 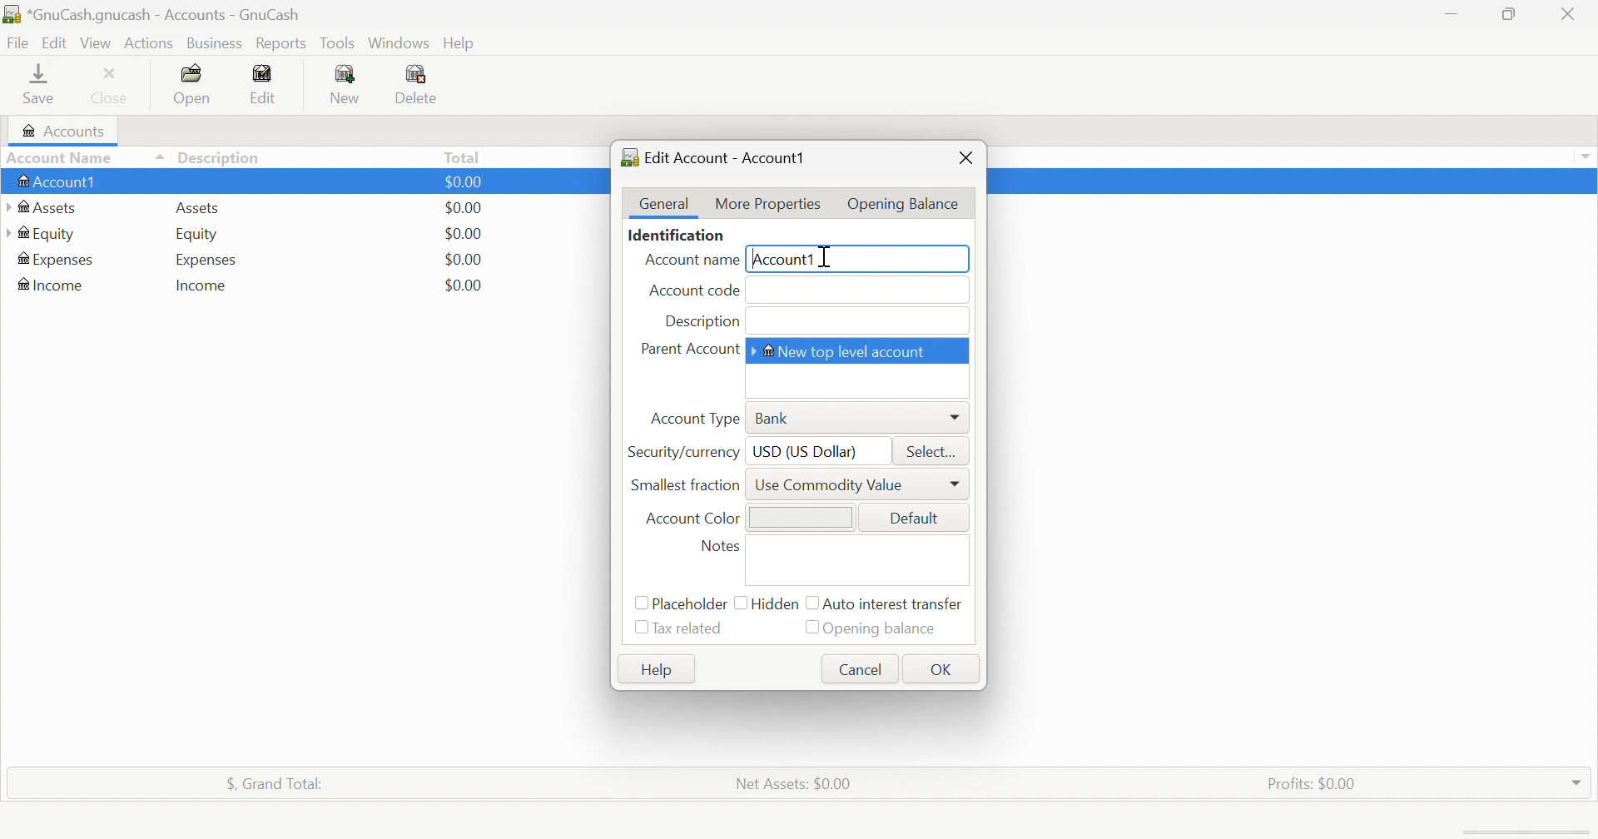 What do you see at coordinates (346, 85) in the screenshot?
I see `New` at bounding box center [346, 85].